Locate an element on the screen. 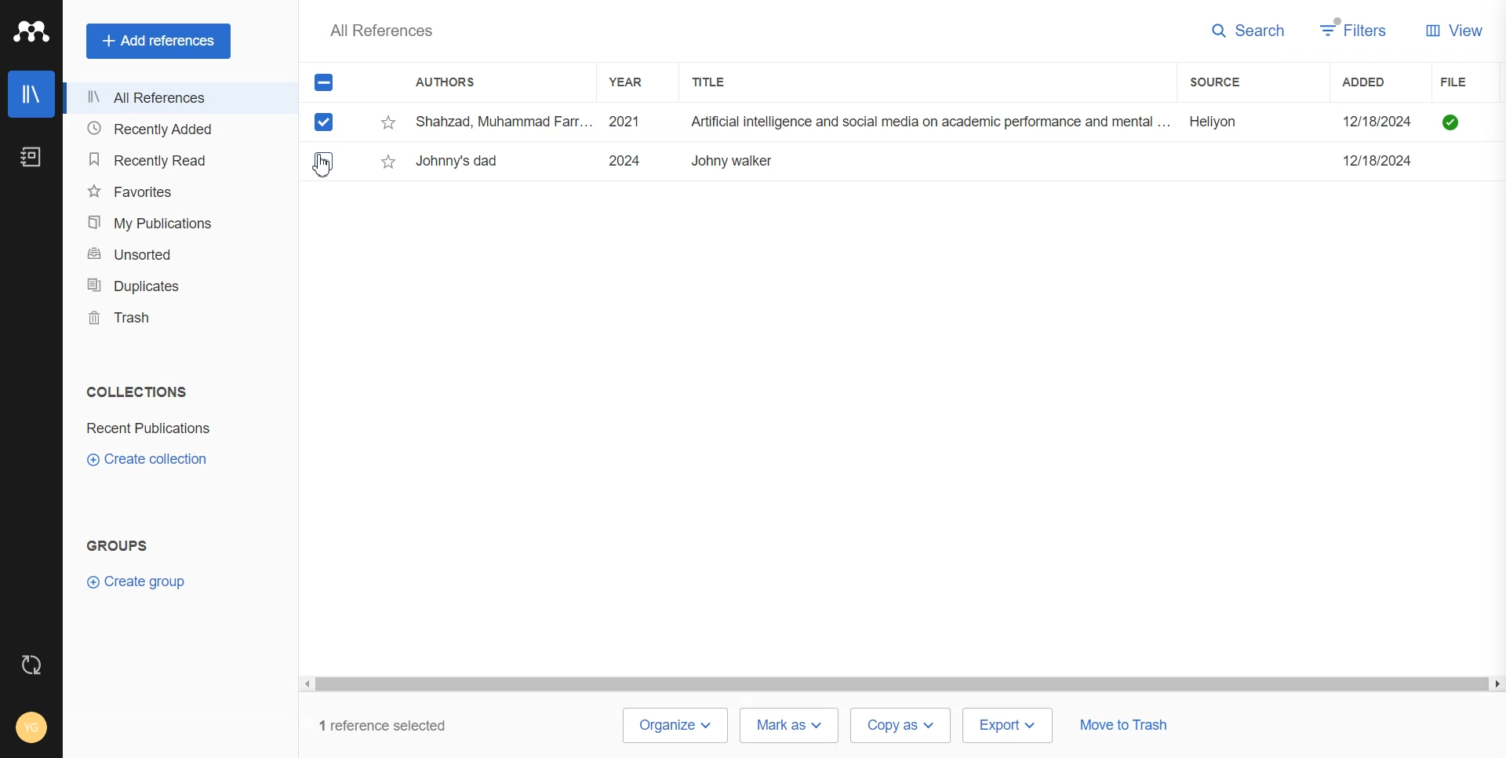 The width and height of the screenshot is (1506, 758). Cursor is located at coordinates (322, 166).